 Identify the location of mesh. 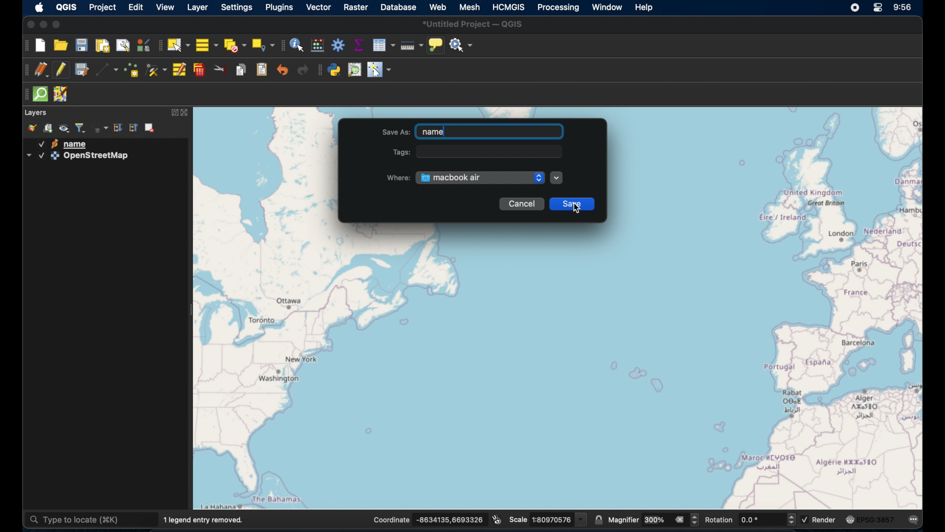
(470, 7).